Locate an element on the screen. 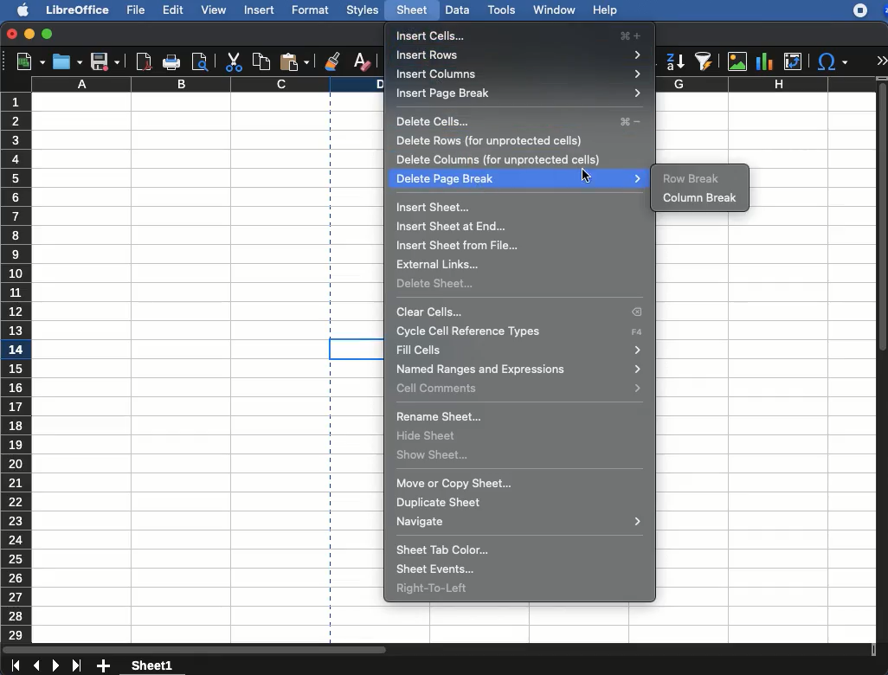 This screenshot has height=675, width=888. external links is located at coordinates (443, 264).